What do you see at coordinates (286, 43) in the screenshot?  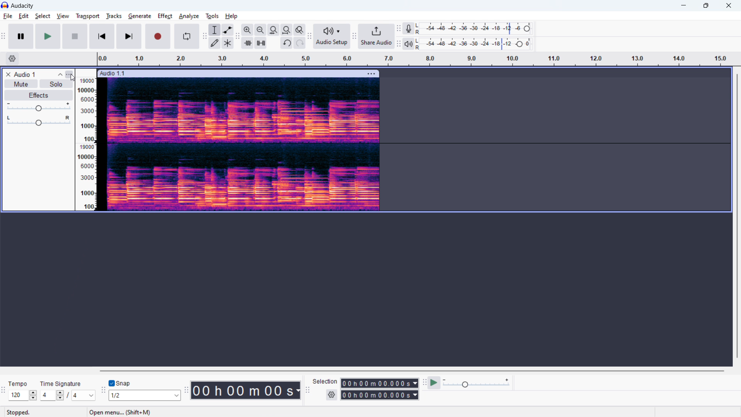 I see `undo` at bounding box center [286, 43].